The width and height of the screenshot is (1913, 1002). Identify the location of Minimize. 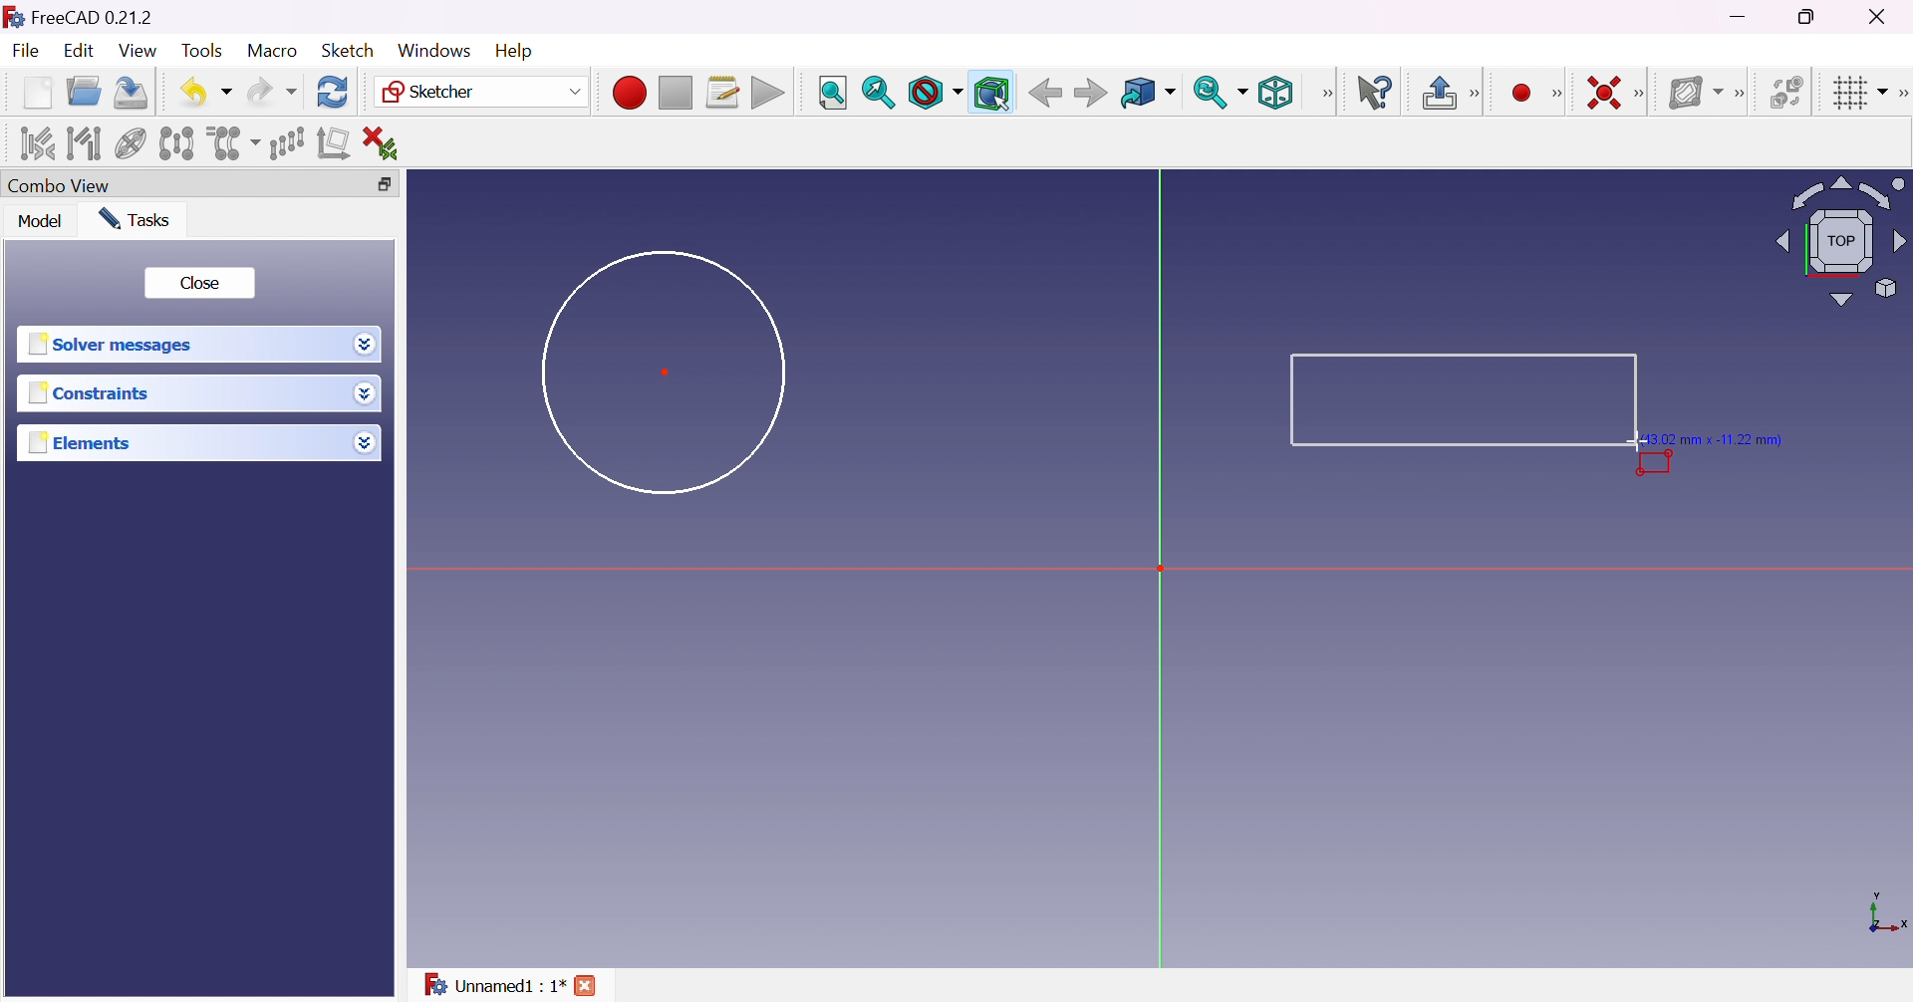
(1743, 17).